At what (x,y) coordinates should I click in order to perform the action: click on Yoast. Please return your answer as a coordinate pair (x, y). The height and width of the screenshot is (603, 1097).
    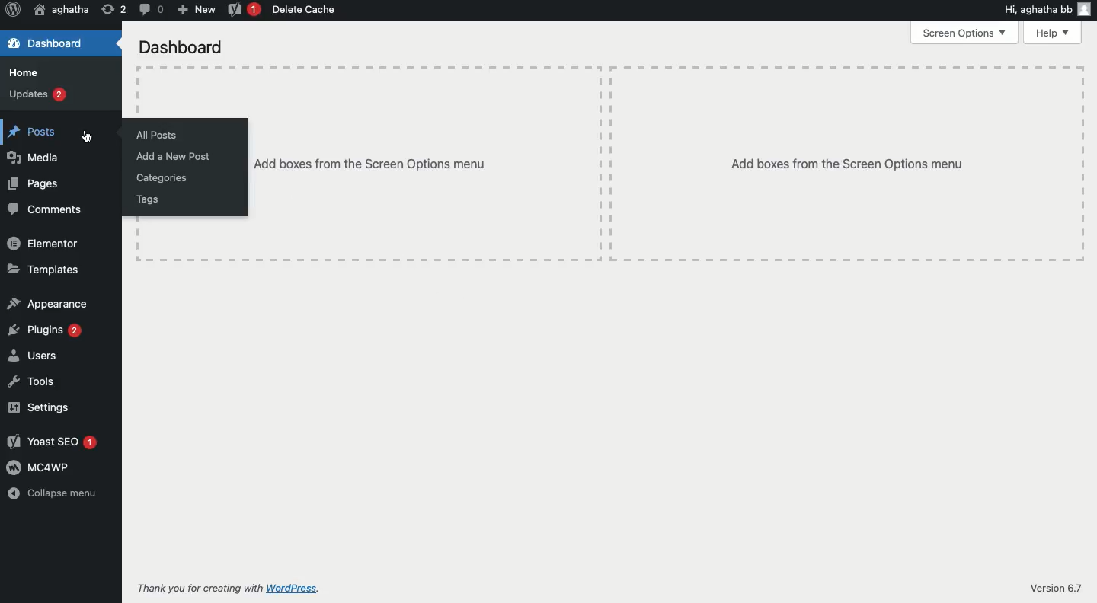
    Looking at the image, I should click on (244, 10).